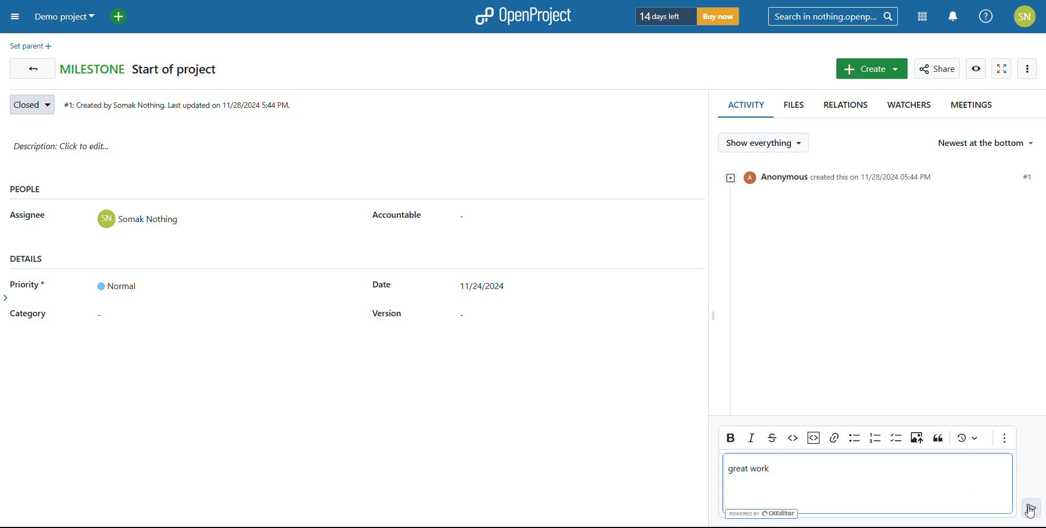 The height and width of the screenshot is (528, 1046). I want to click on to do list, so click(896, 438).